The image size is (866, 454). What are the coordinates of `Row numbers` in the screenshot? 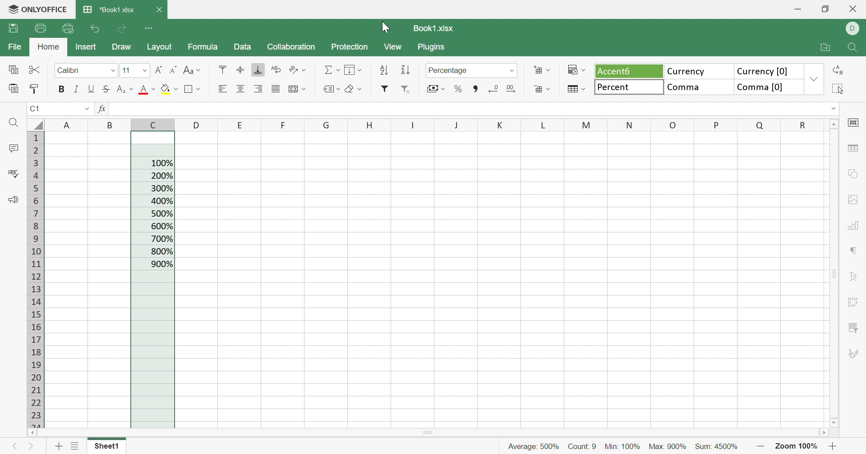 It's located at (34, 280).